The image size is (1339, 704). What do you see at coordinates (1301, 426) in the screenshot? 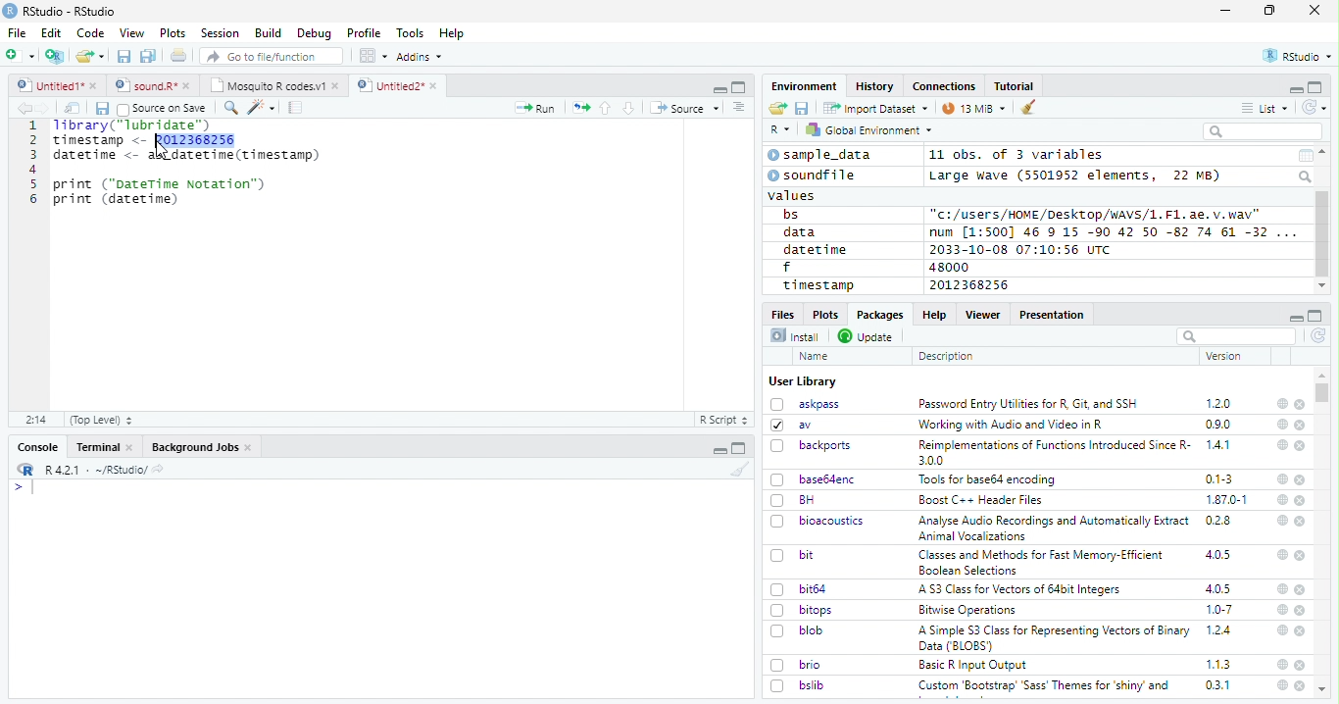
I see `close` at bounding box center [1301, 426].